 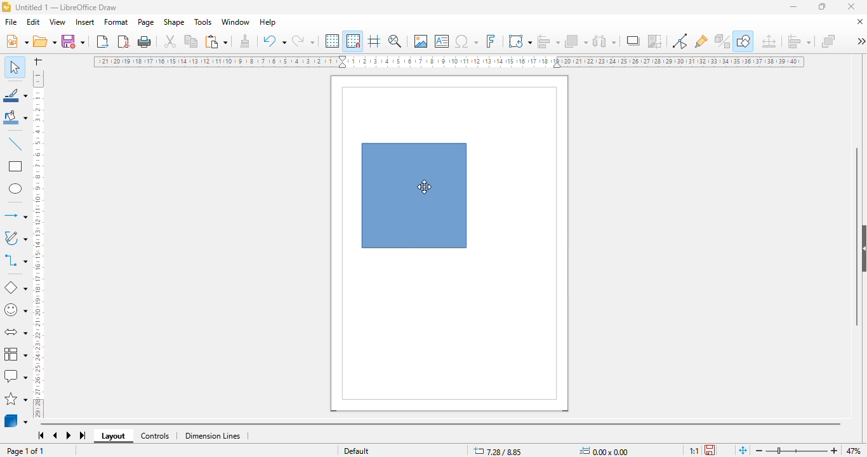 What do you see at coordinates (114, 436) in the screenshot?
I see `layout` at bounding box center [114, 436].